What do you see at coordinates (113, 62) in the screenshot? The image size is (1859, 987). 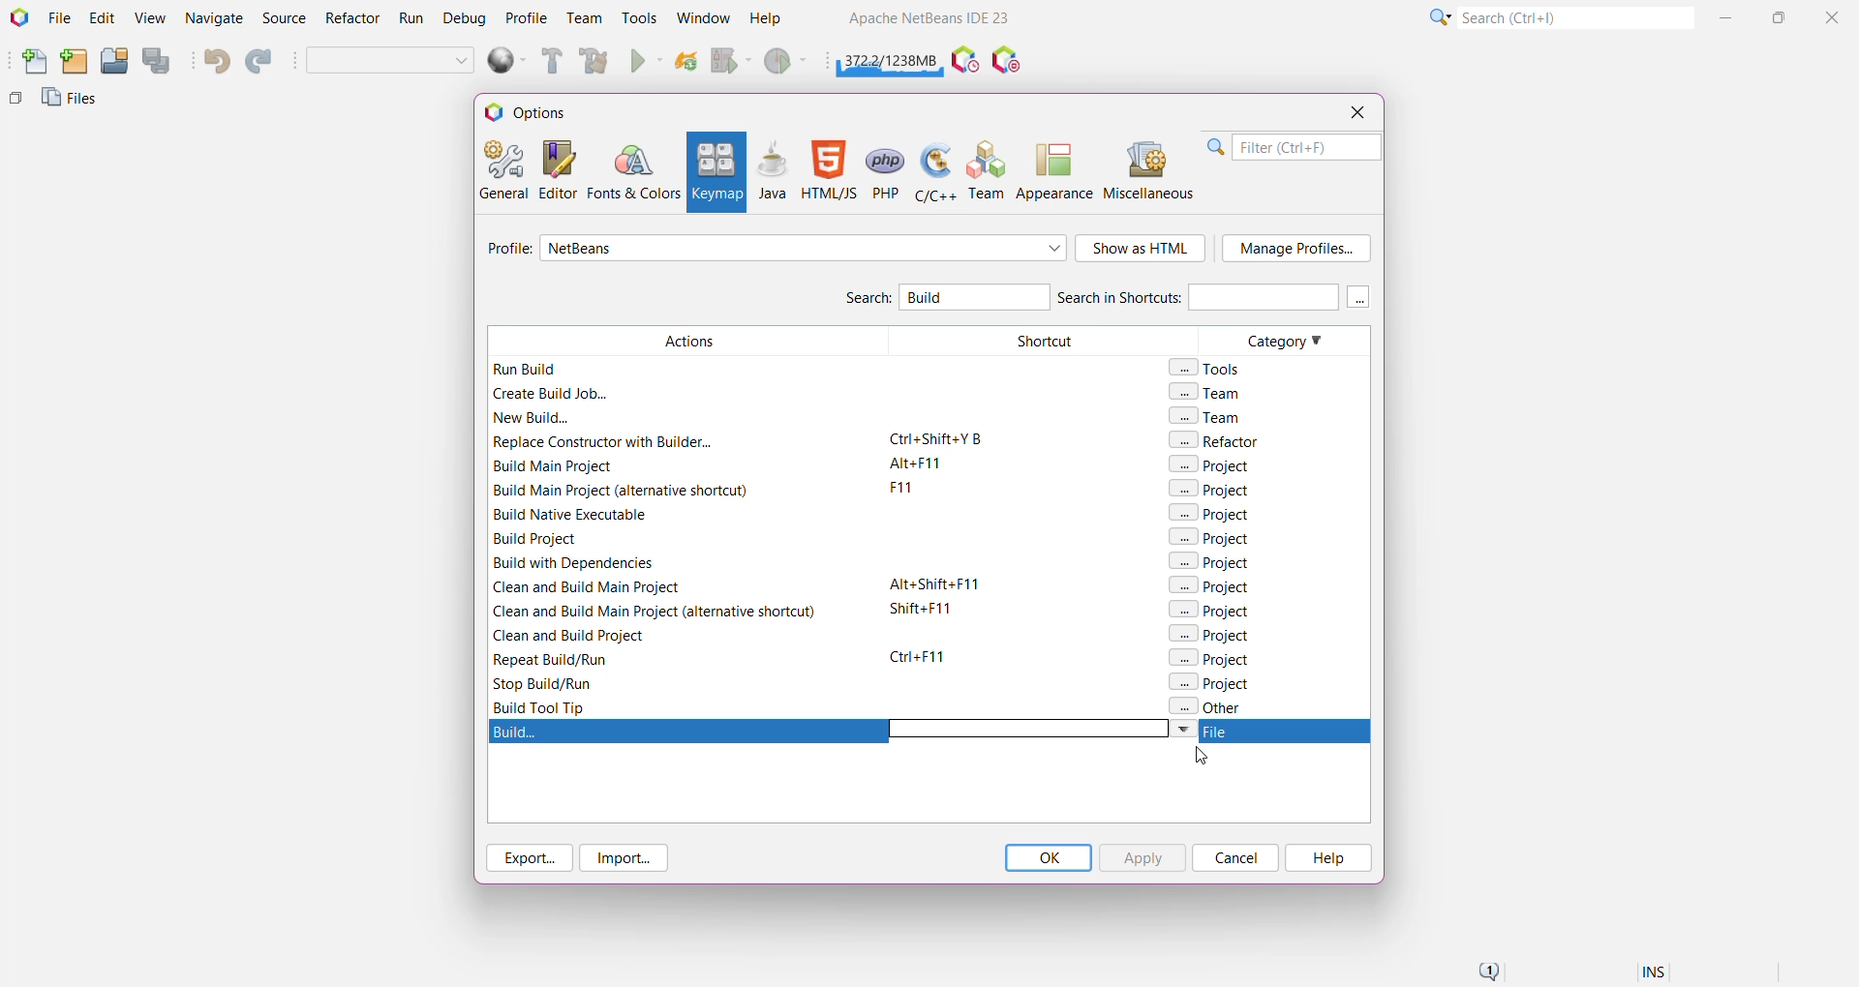 I see `Open Project` at bounding box center [113, 62].